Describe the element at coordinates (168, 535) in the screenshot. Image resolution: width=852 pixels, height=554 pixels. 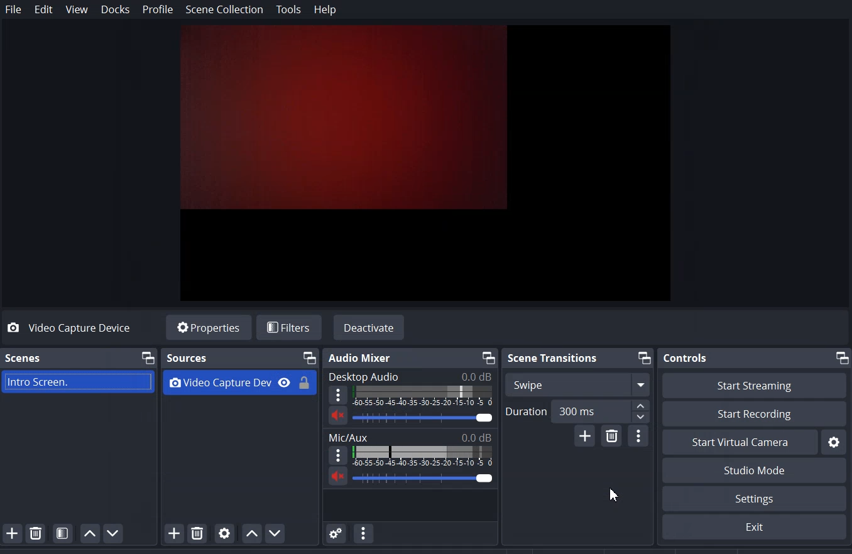
I see `Add Source` at that location.